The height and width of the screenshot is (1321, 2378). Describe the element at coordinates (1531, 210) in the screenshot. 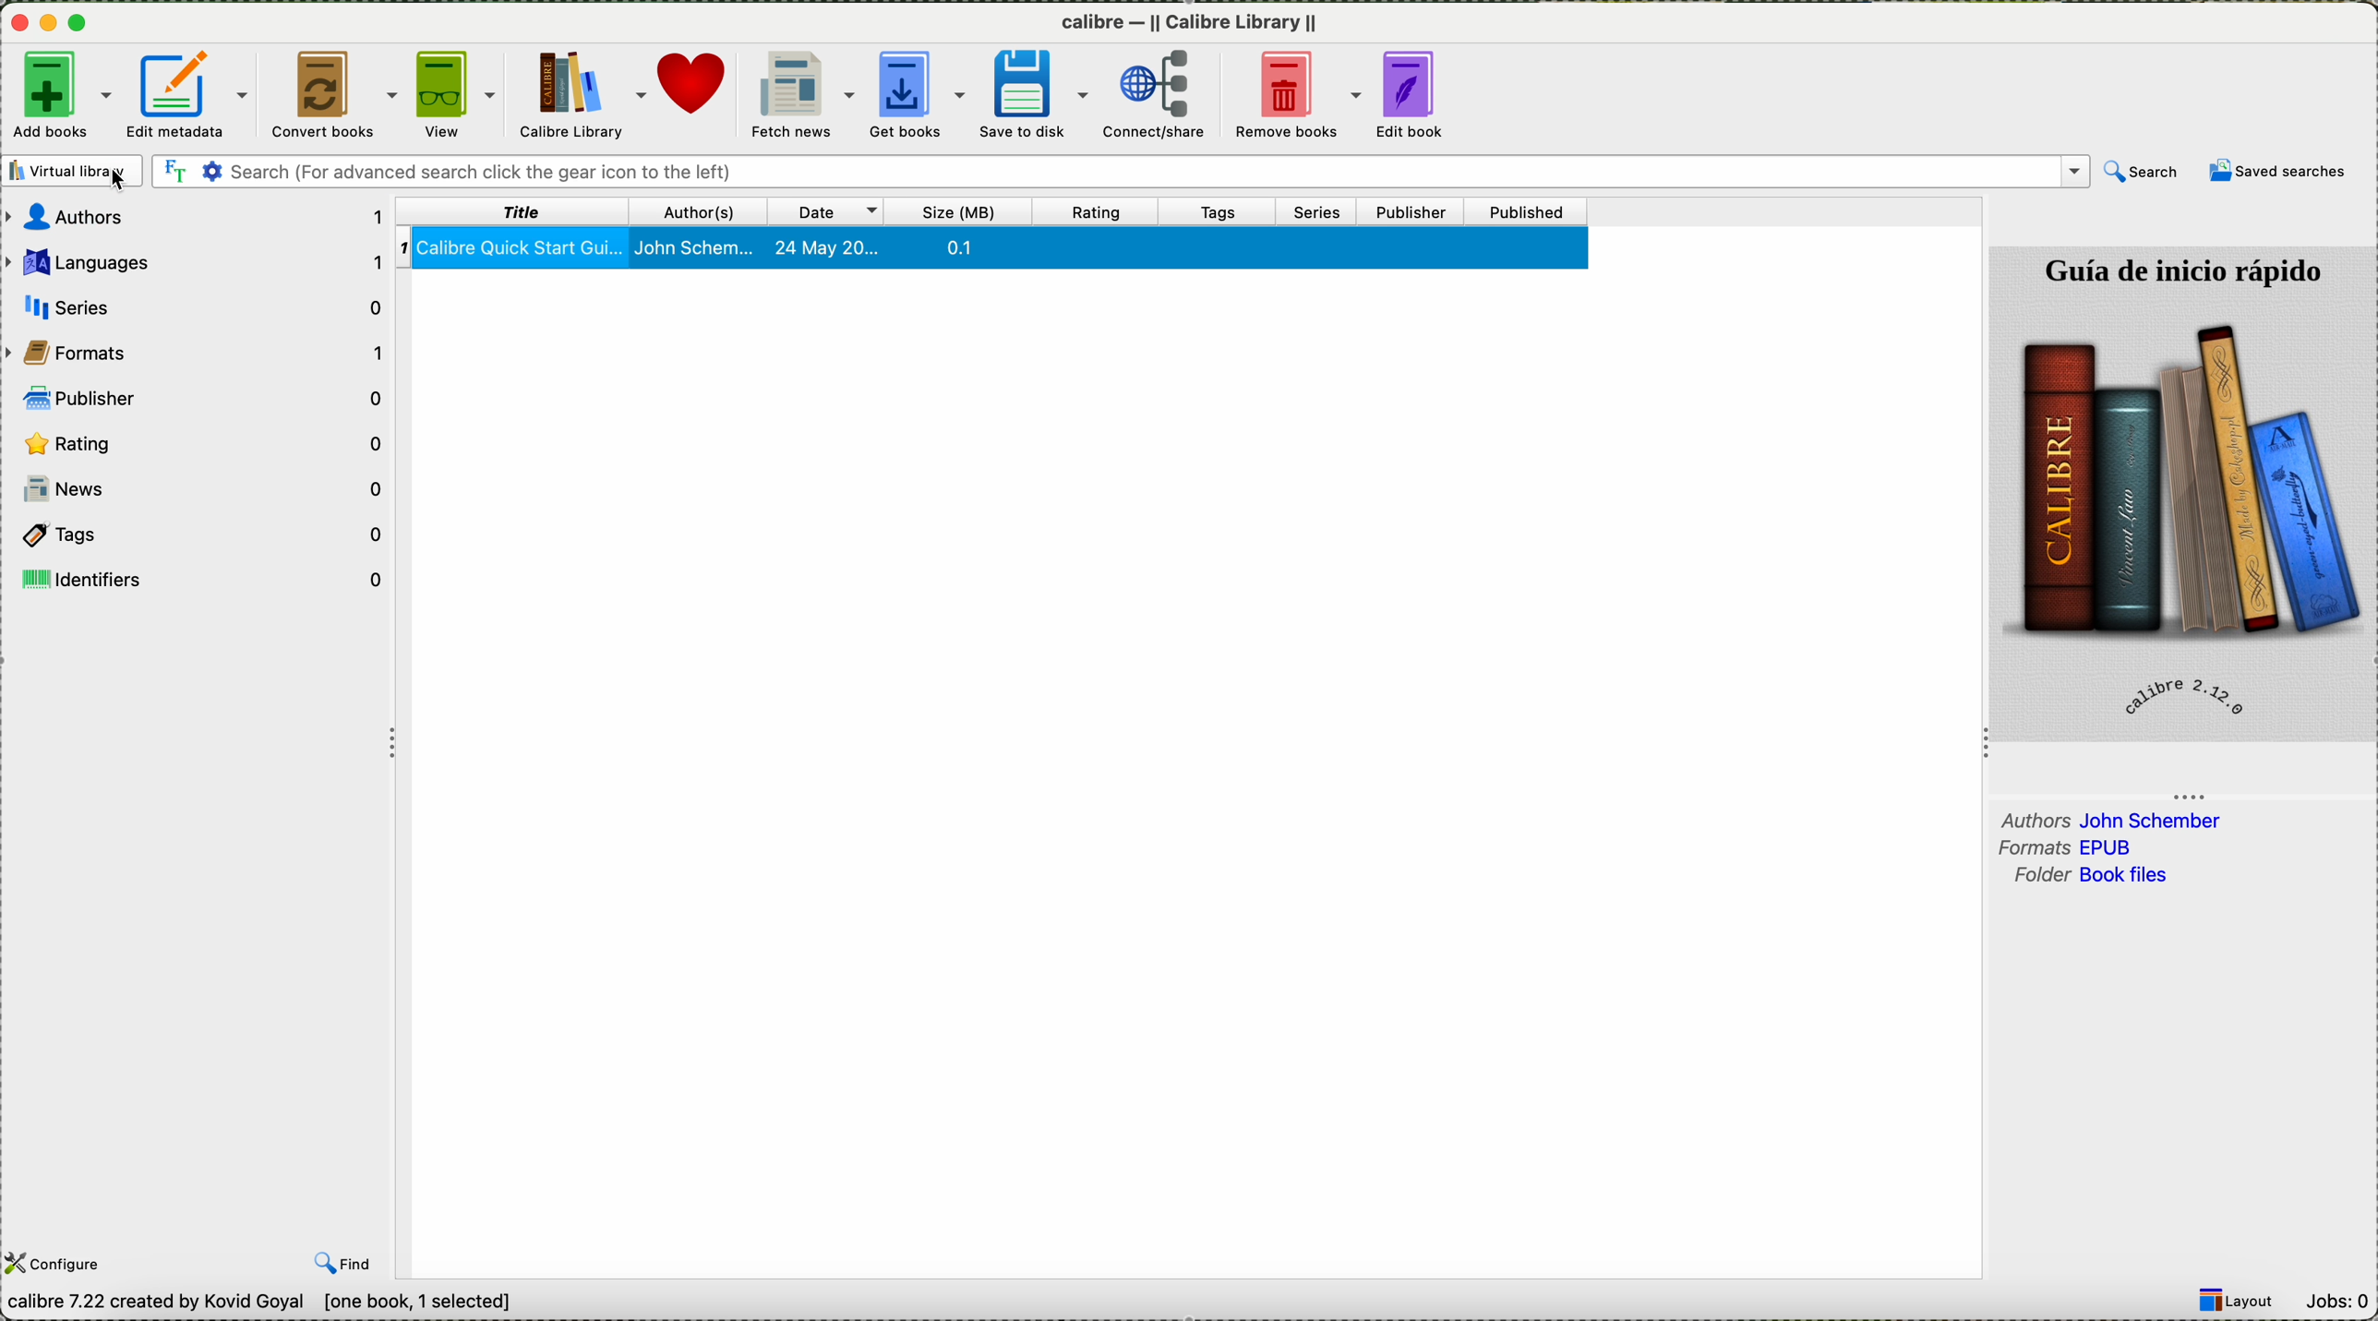

I see `published` at that location.